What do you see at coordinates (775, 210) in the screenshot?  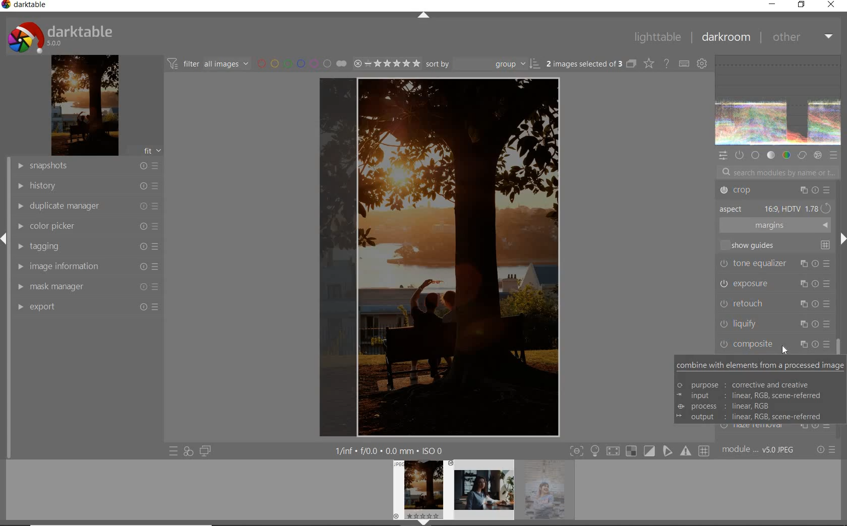 I see `aspect` at bounding box center [775, 210].